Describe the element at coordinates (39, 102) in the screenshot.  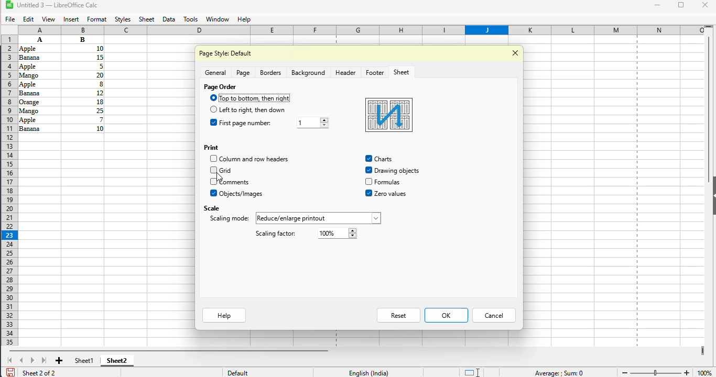
I see `` at that location.